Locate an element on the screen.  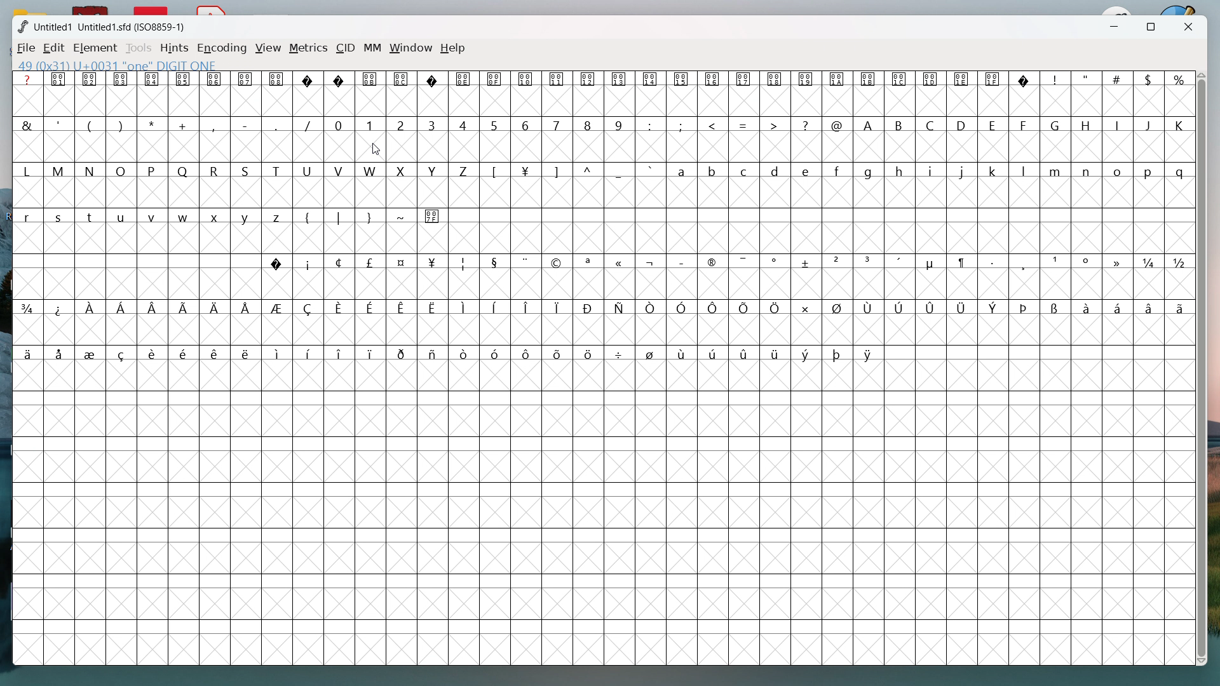
" is located at coordinates (1086, 79).